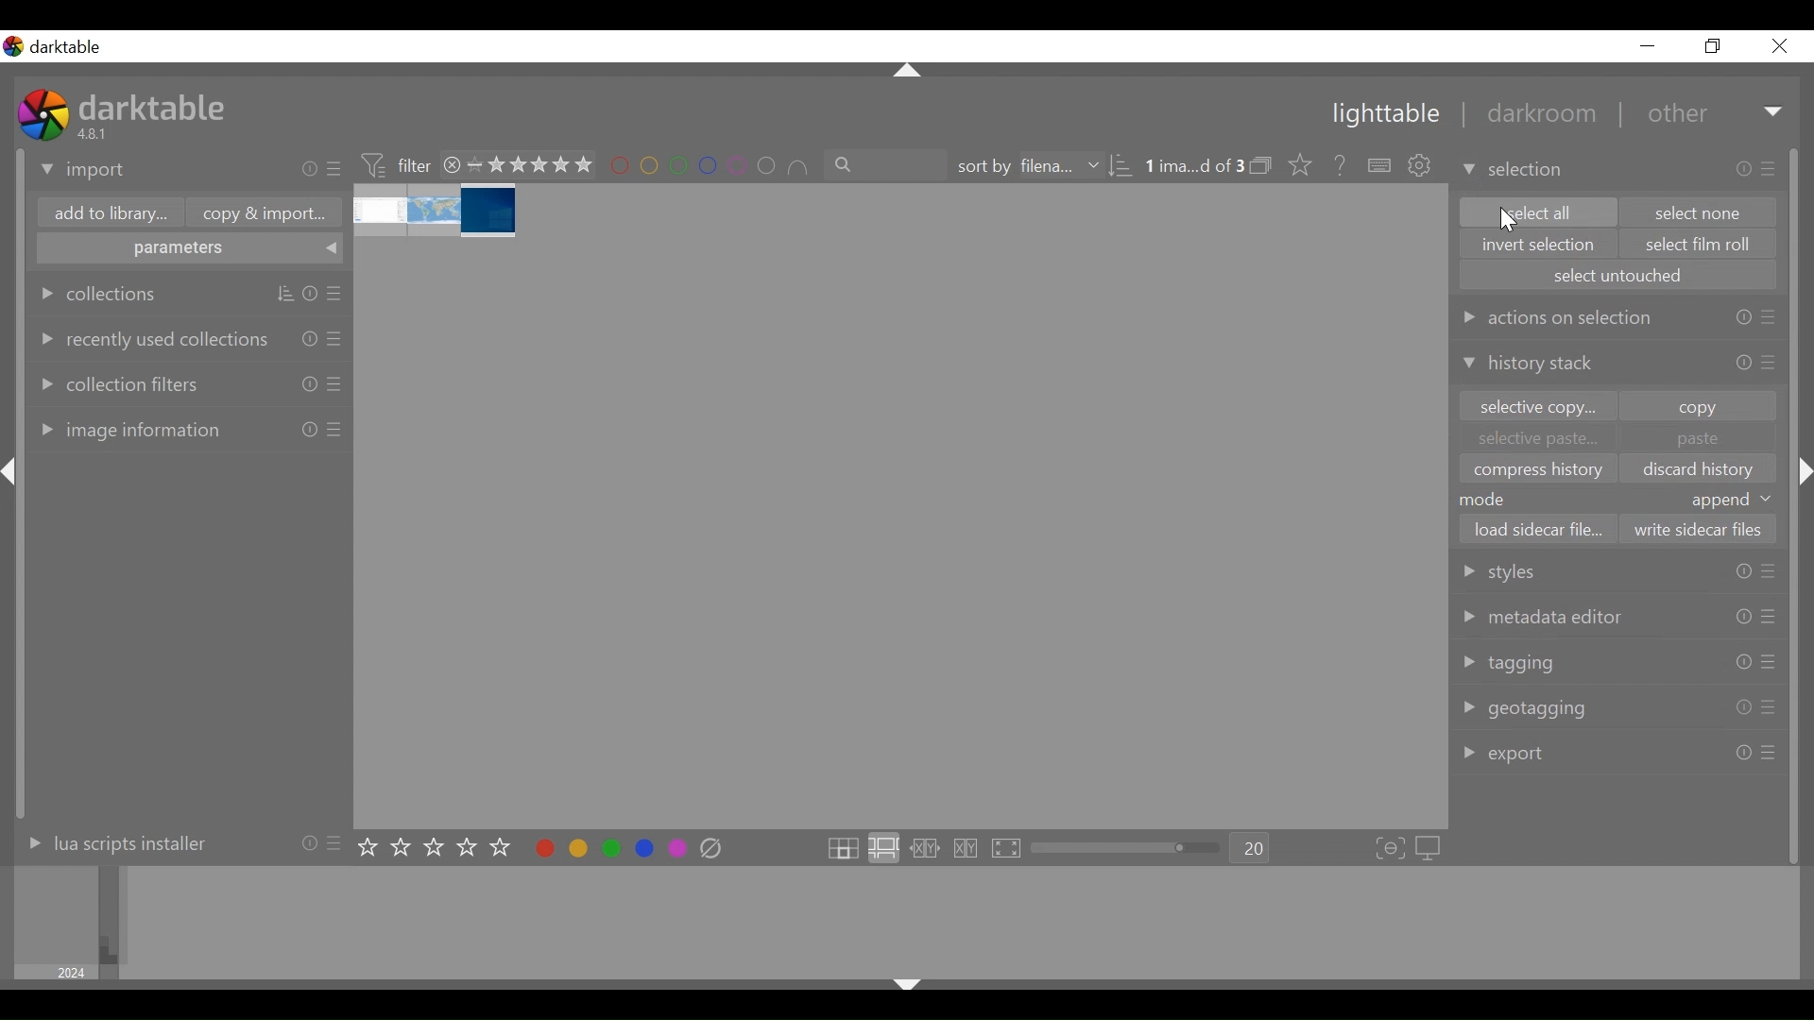 The image size is (1814, 1020). I want to click on style, so click(1527, 570).